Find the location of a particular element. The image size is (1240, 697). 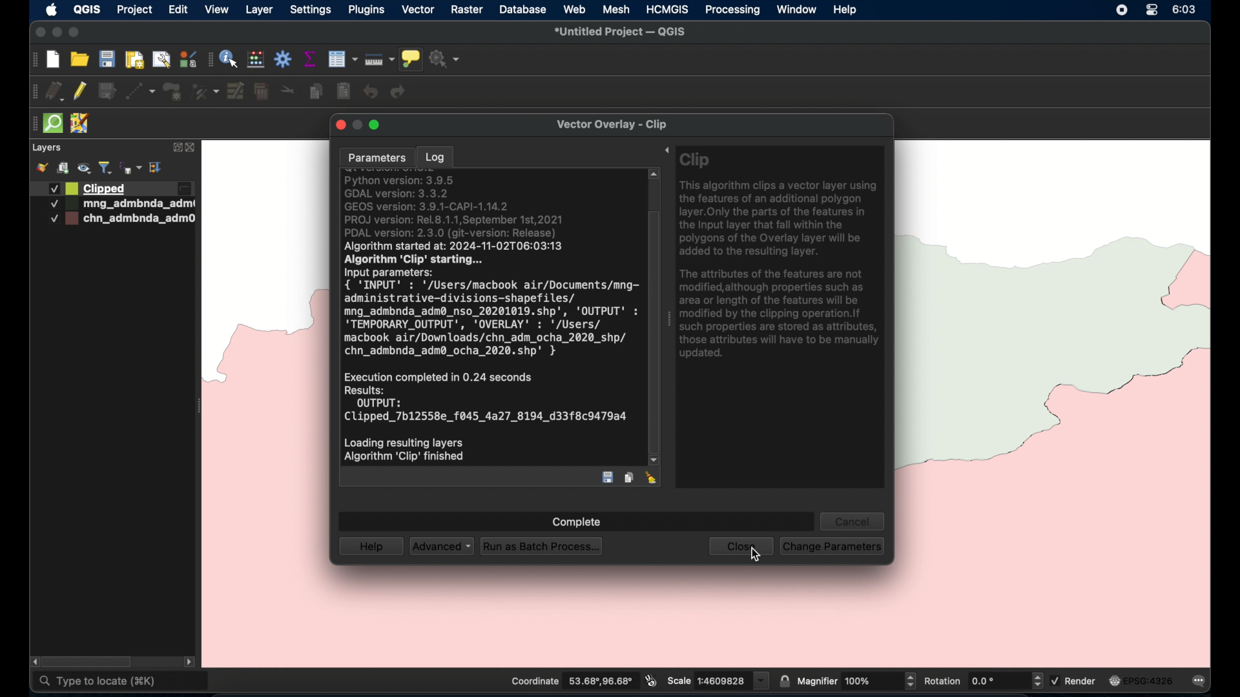

expand all is located at coordinates (156, 168).